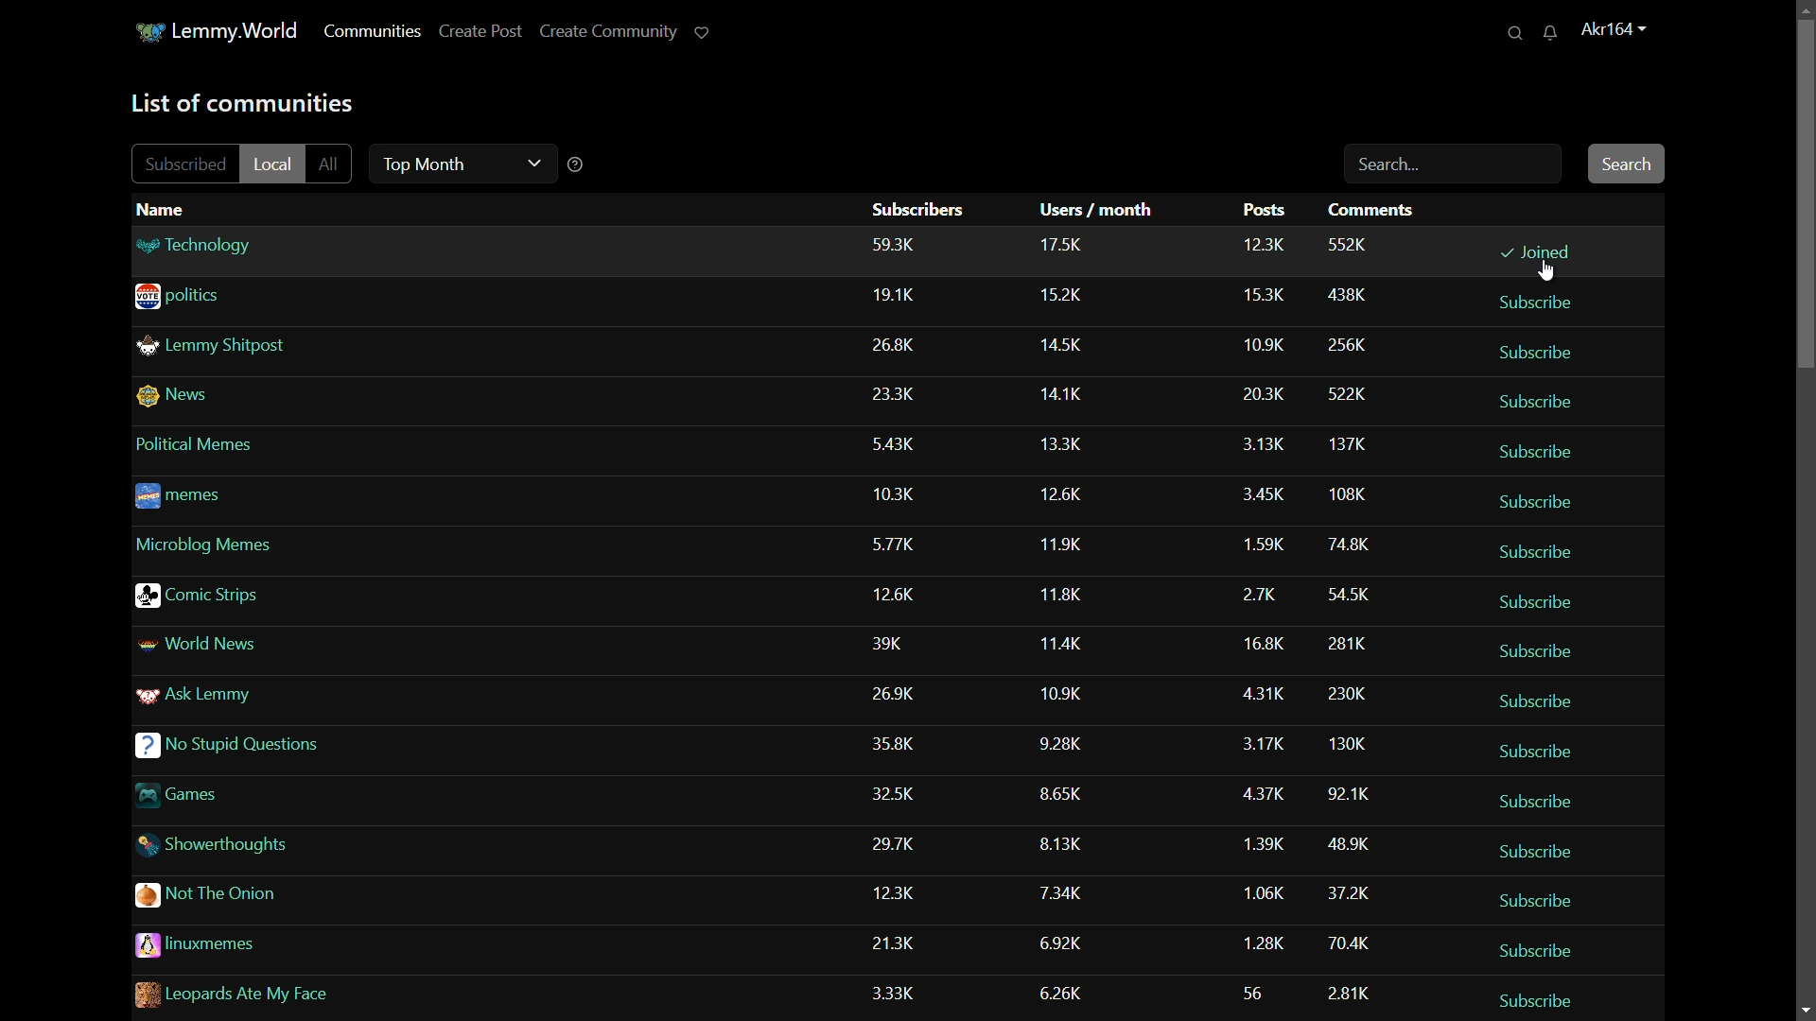 The width and height of the screenshot is (1816, 1021). Describe the element at coordinates (1530, 800) in the screenshot. I see `subscribe/unsubscribe` at that location.